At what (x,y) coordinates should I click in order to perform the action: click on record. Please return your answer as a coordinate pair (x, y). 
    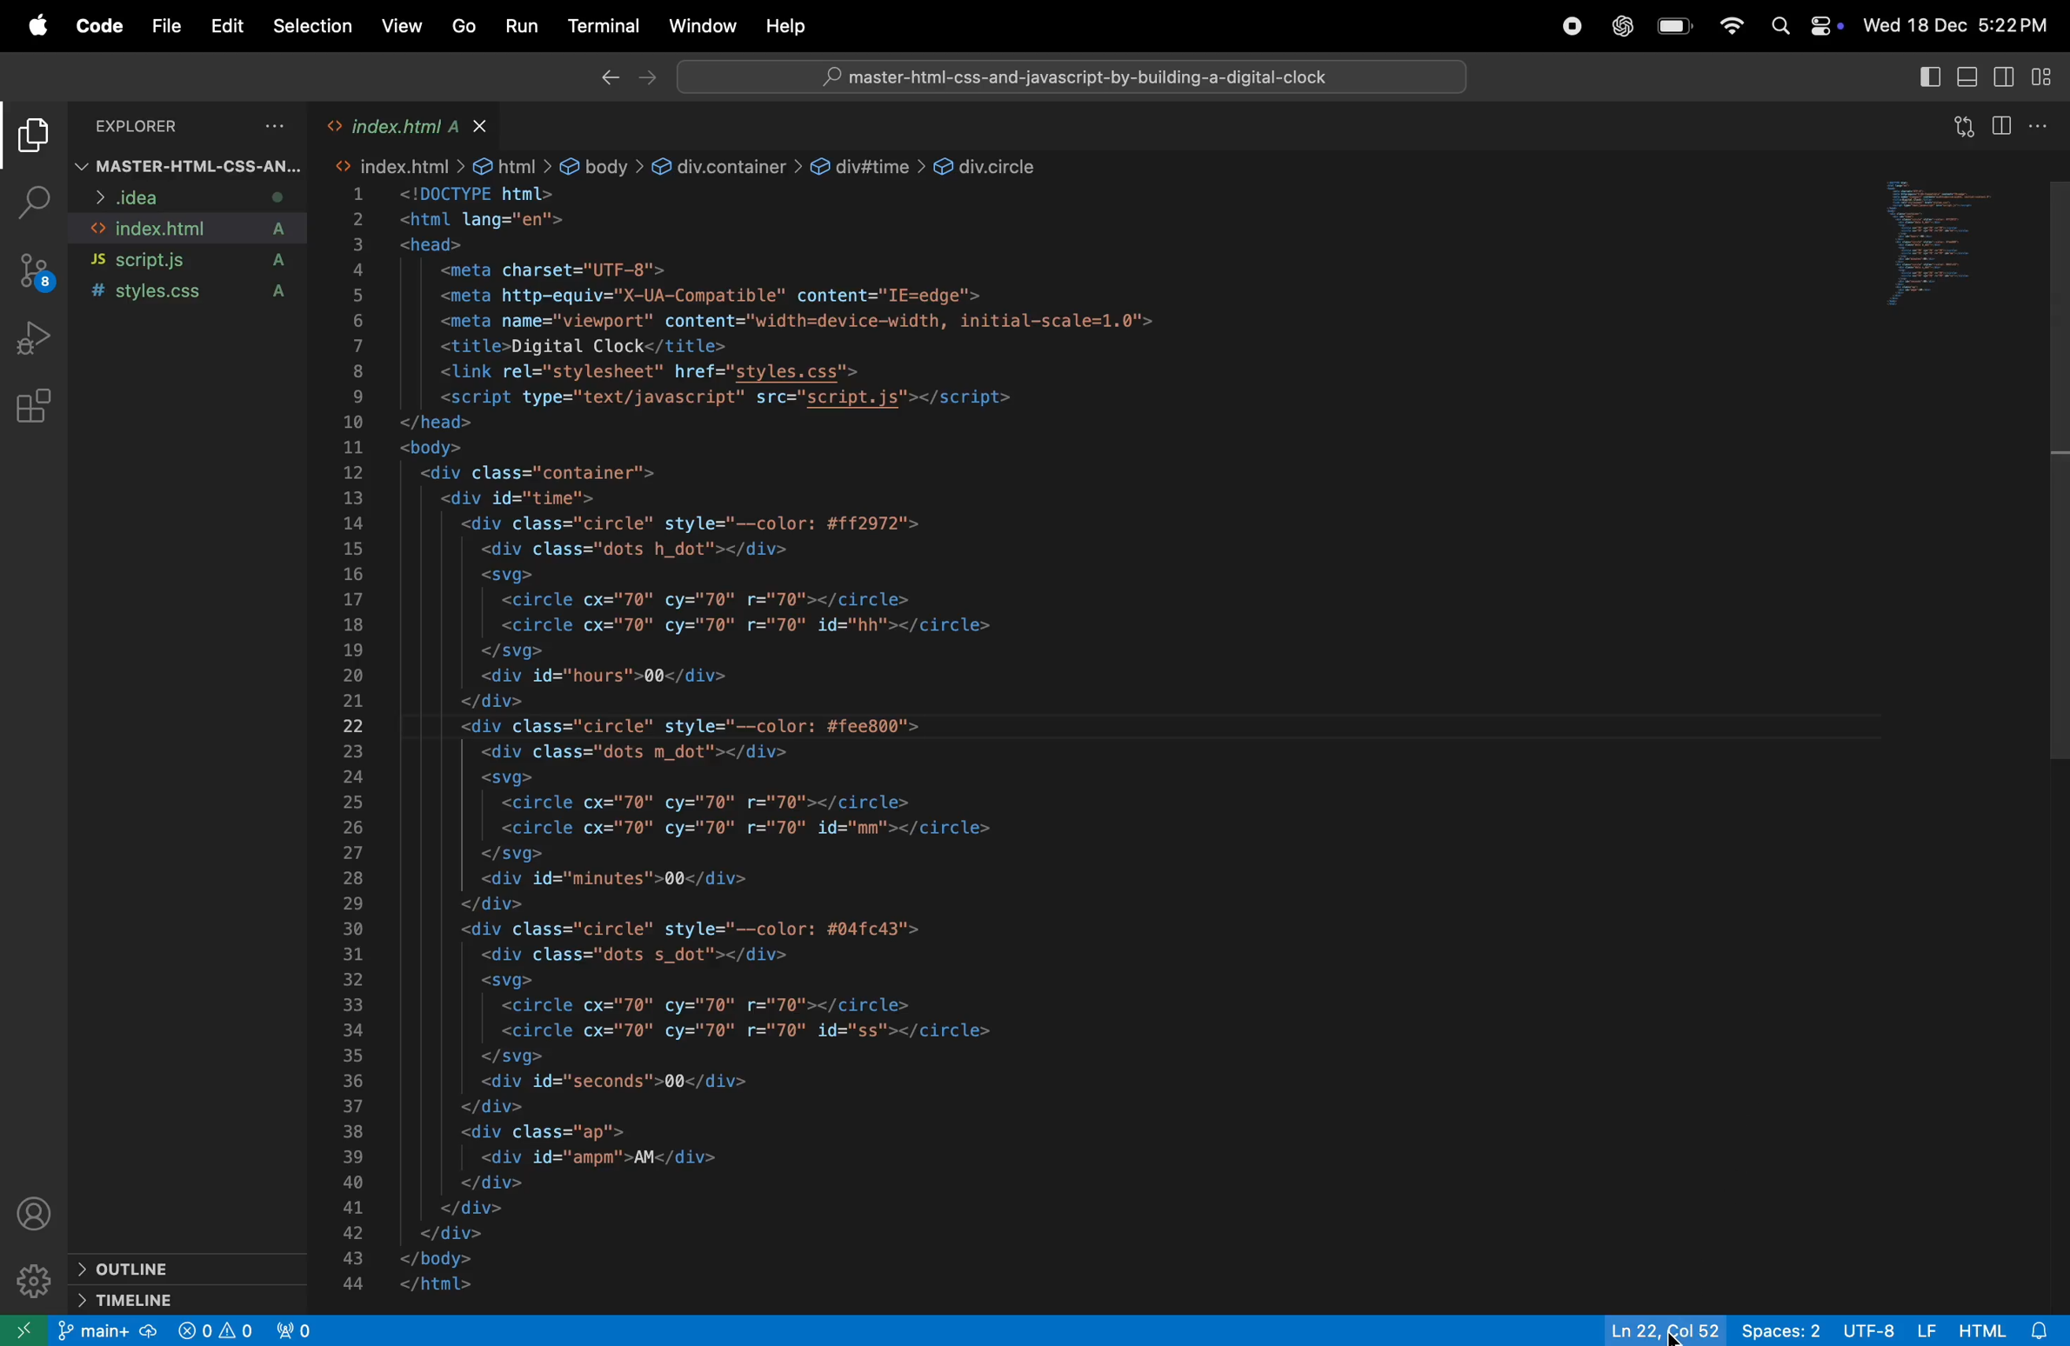
    Looking at the image, I should click on (1567, 30).